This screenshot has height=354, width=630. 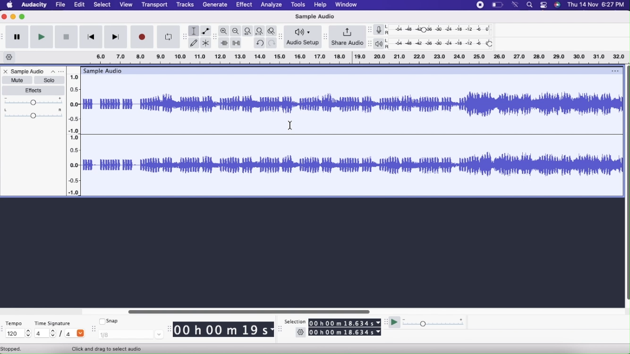 What do you see at coordinates (480, 5) in the screenshot?
I see `stop` at bounding box center [480, 5].